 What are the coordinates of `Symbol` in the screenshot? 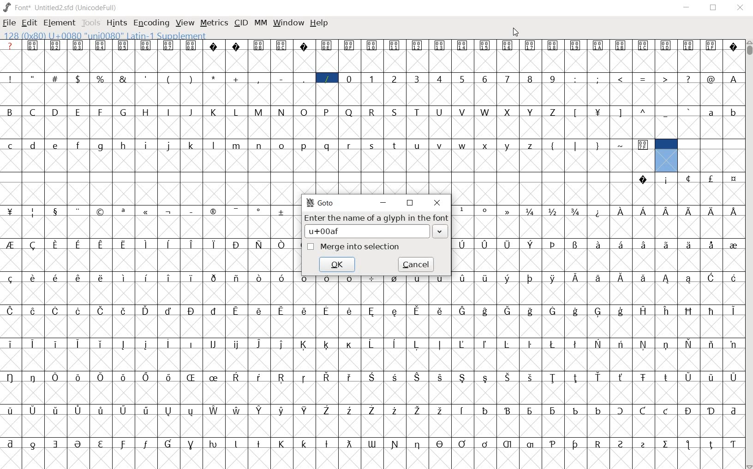 It's located at (124, 45).